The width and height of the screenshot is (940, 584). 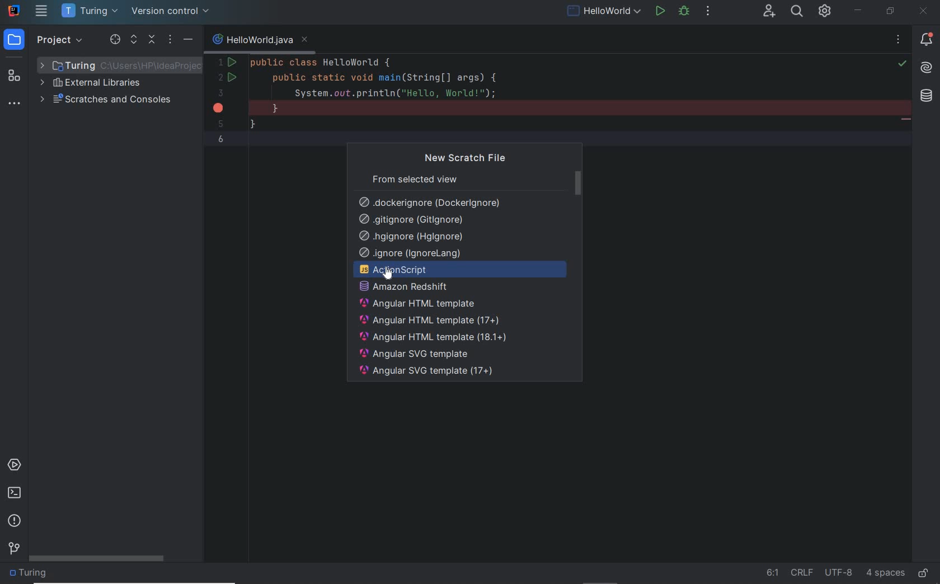 I want to click on actionscript, so click(x=461, y=270).